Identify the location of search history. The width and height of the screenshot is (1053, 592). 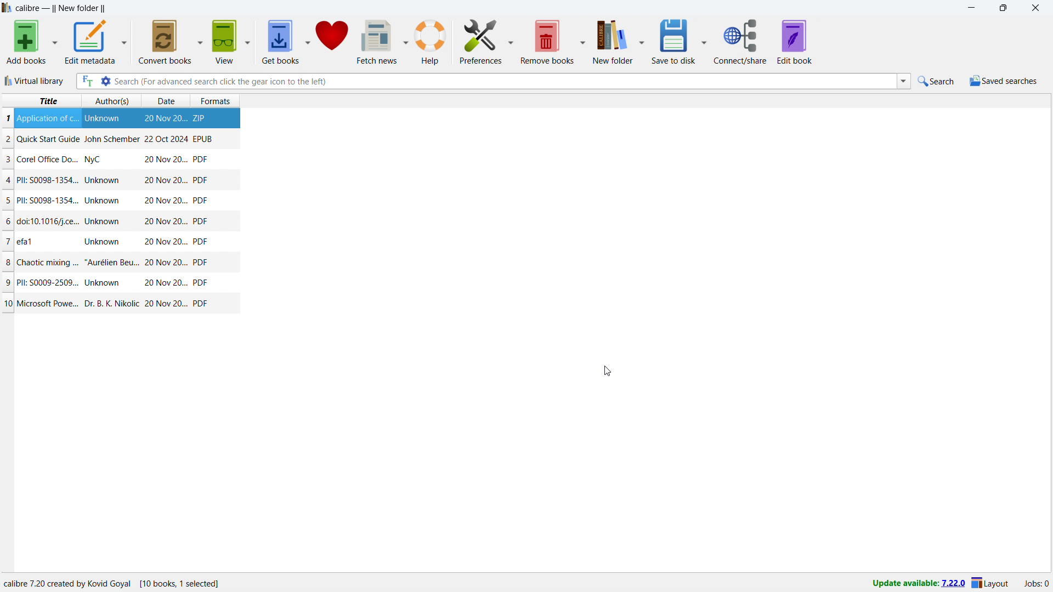
(904, 82).